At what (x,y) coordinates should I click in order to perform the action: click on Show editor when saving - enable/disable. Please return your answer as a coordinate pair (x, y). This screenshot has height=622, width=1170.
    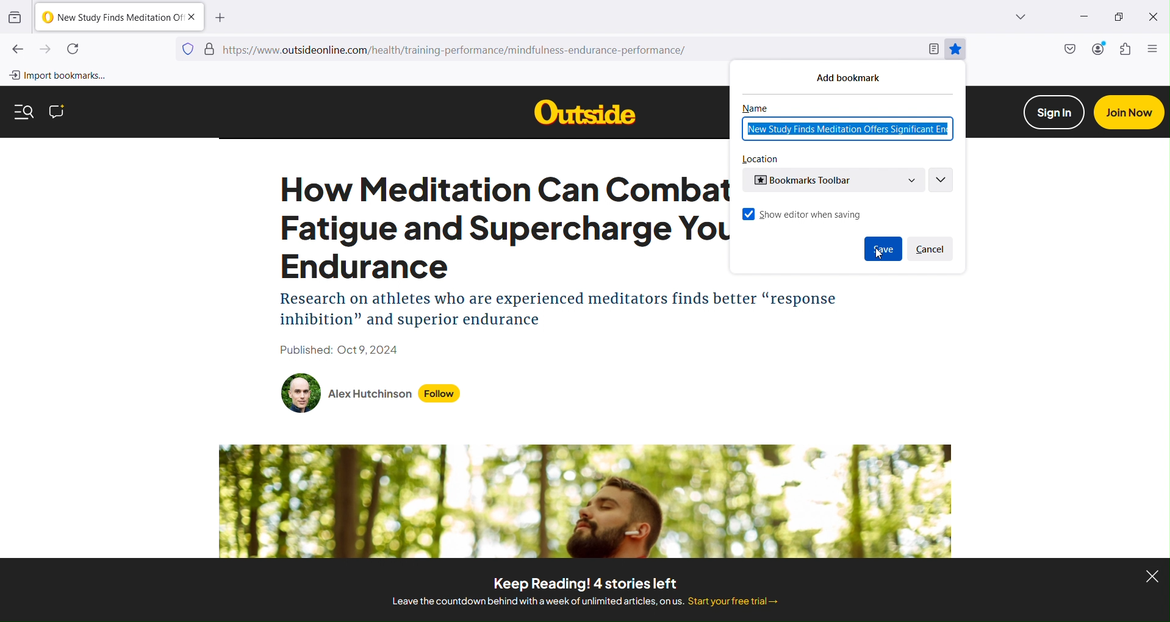
    Looking at the image, I should click on (802, 214).